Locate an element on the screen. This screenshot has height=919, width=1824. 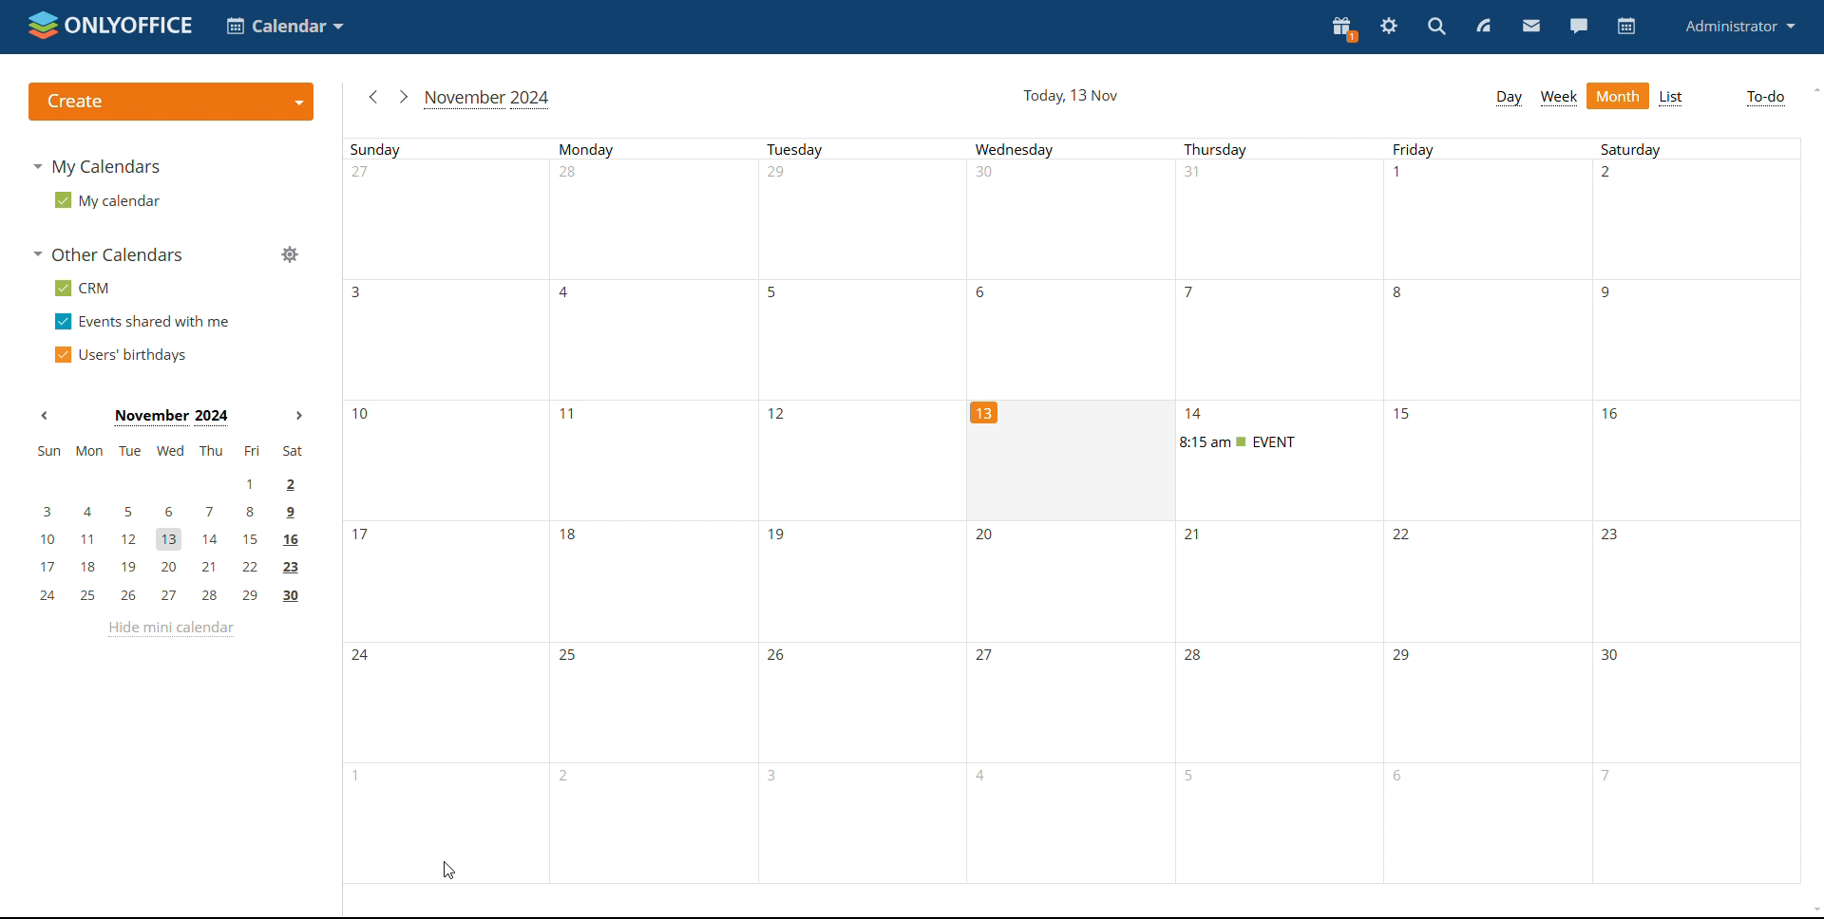
dates of the month is located at coordinates (1083, 822).